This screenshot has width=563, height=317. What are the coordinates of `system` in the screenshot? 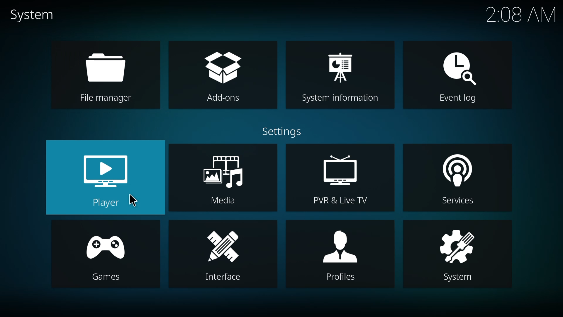 It's located at (456, 255).